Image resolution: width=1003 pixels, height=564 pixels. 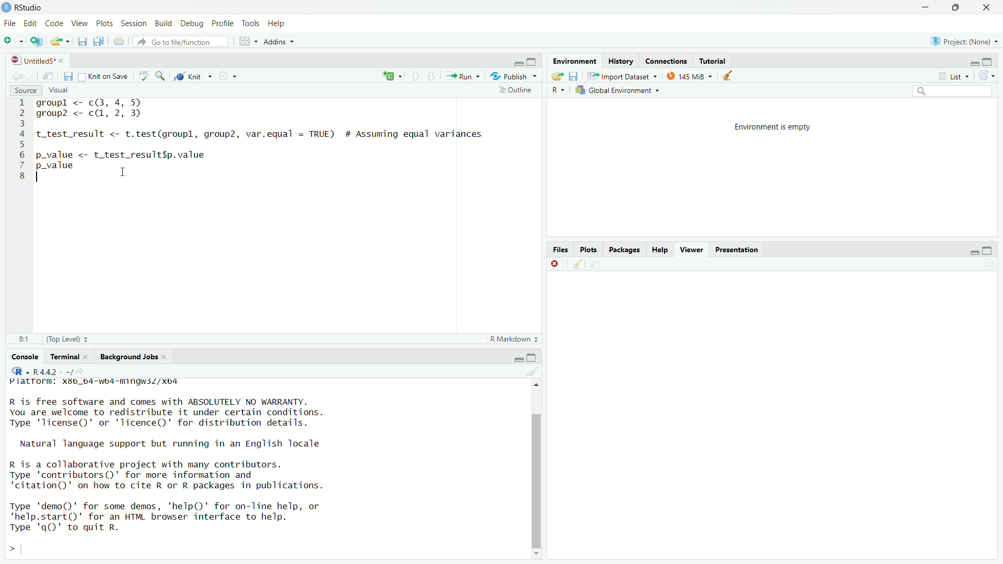 What do you see at coordinates (660, 250) in the screenshot?
I see `Help` at bounding box center [660, 250].